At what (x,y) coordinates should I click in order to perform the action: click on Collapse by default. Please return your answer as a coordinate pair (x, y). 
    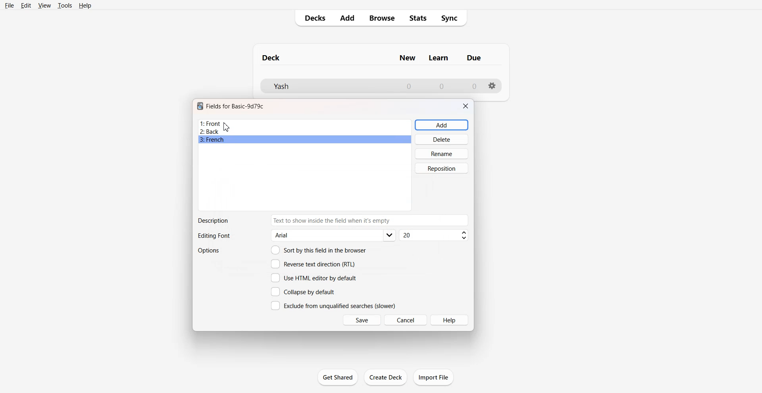
    Looking at the image, I should click on (304, 291).